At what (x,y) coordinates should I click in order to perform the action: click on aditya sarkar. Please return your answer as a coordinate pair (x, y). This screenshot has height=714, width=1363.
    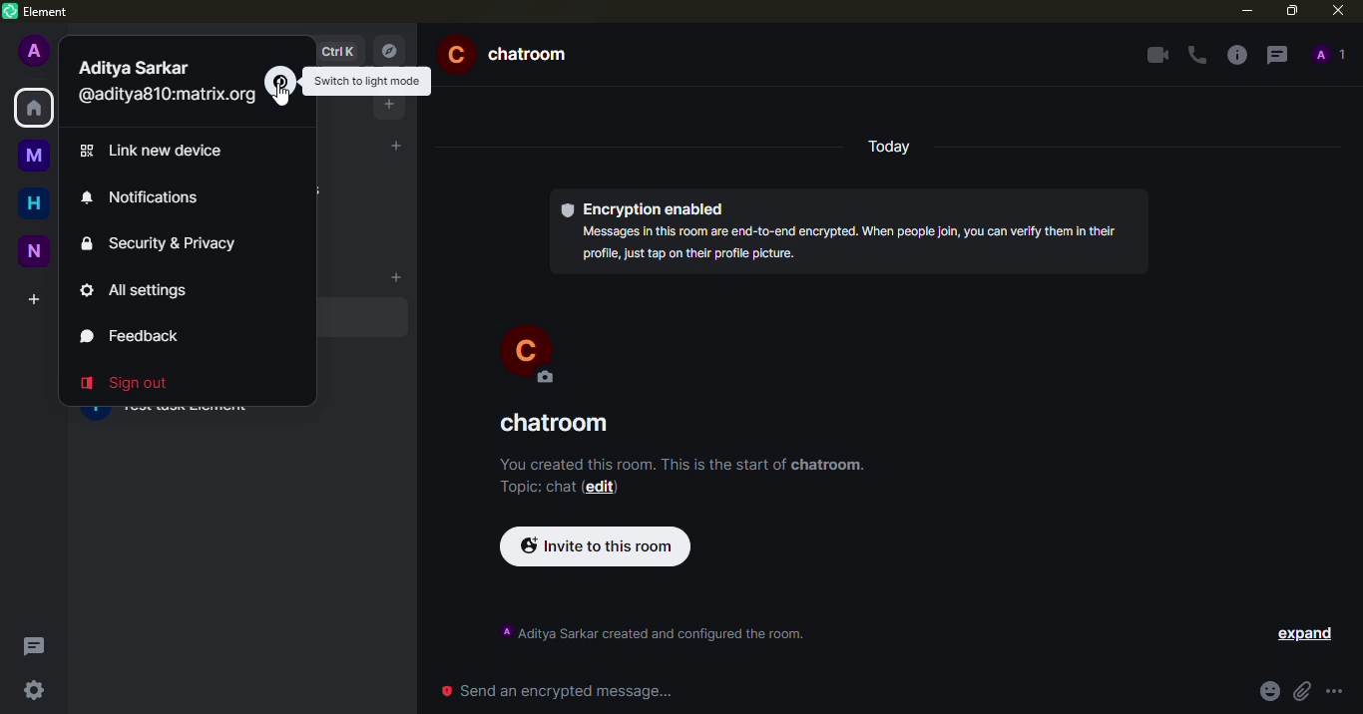
    Looking at the image, I should click on (137, 68).